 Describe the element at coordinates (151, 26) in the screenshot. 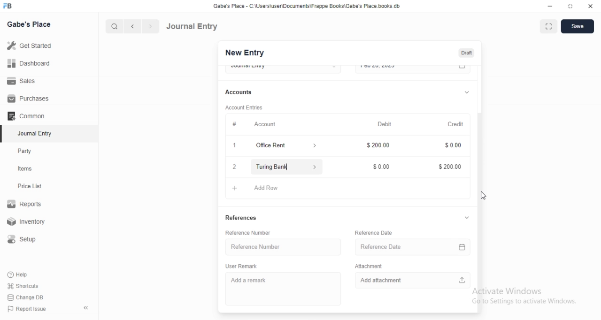

I see `forward` at that location.